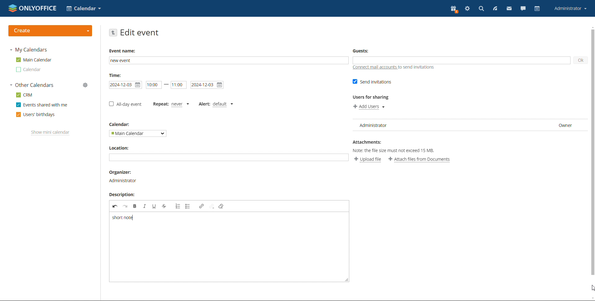 This screenshot has width=595, height=301. Describe the element at coordinates (399, 150) in the screenshot. I see `Note: the file size must not exceed 15 MB.` at that location.